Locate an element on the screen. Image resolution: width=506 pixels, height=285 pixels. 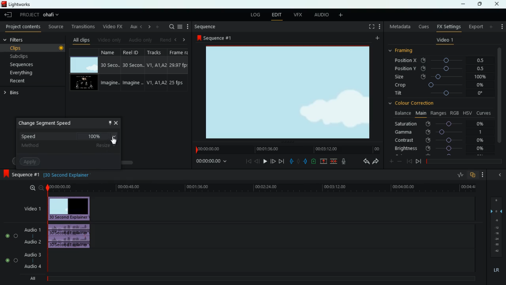
beggining is located at coordinates (246, 162).